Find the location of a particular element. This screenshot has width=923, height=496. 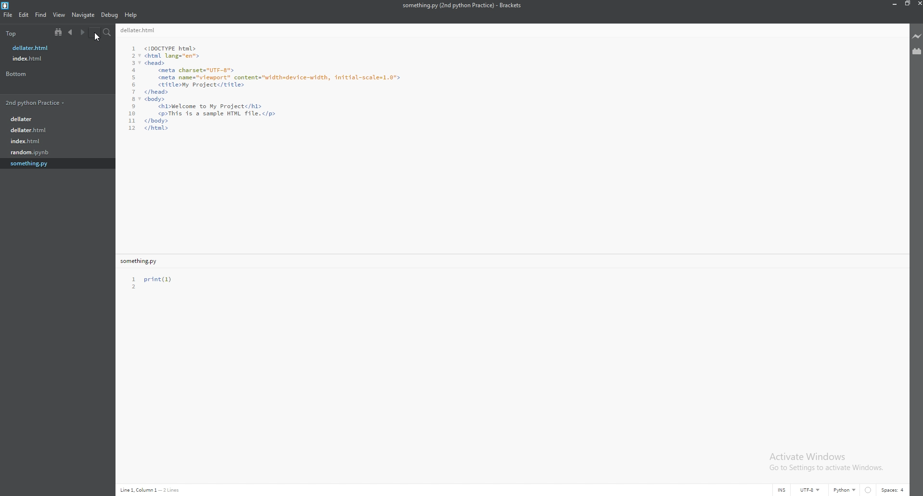

linter is located at coordinates (868, 490).